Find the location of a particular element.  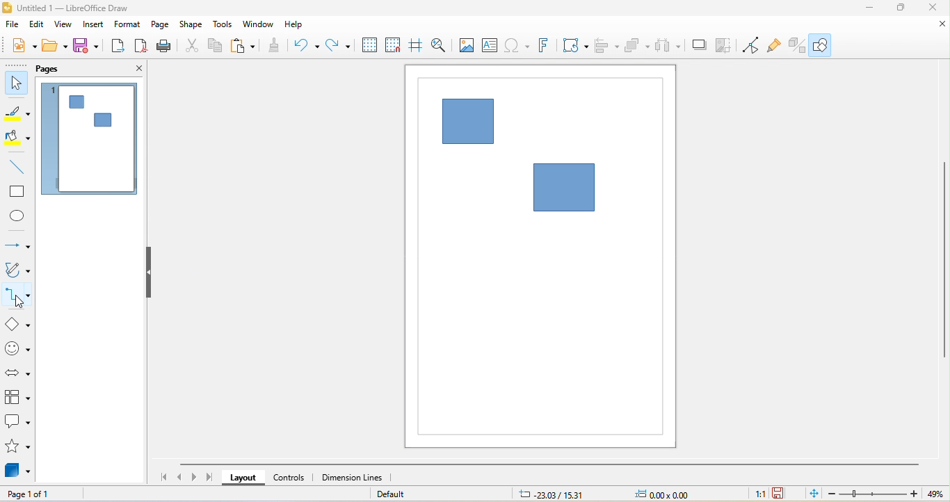

paste is located at coordinates (246, 46).